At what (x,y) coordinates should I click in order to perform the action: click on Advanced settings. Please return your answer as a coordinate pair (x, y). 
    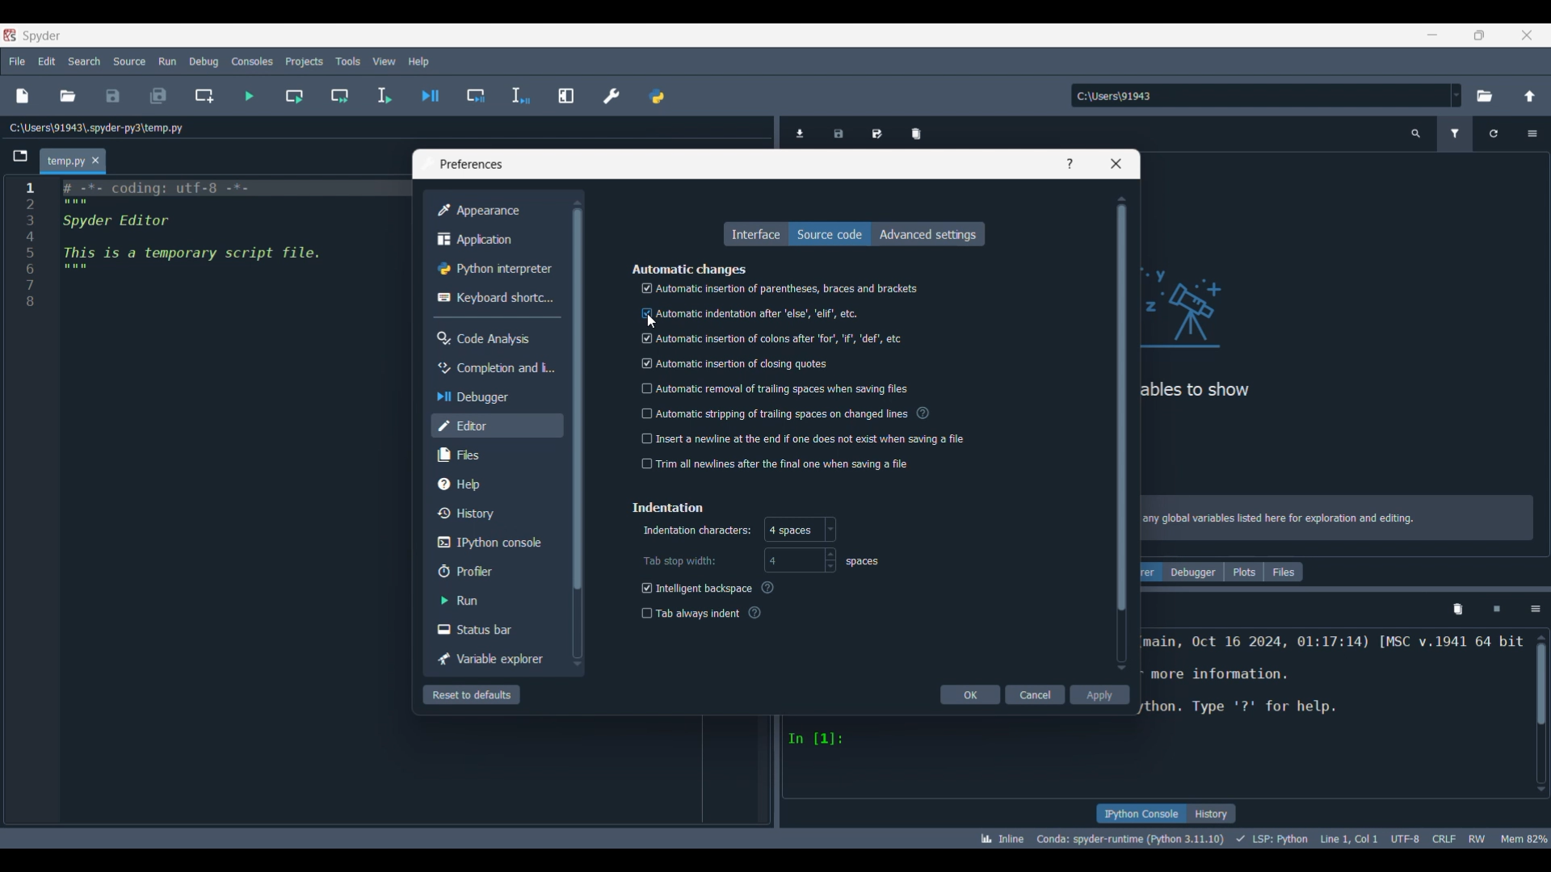
    Looking at the image, I should click on (928, 234).